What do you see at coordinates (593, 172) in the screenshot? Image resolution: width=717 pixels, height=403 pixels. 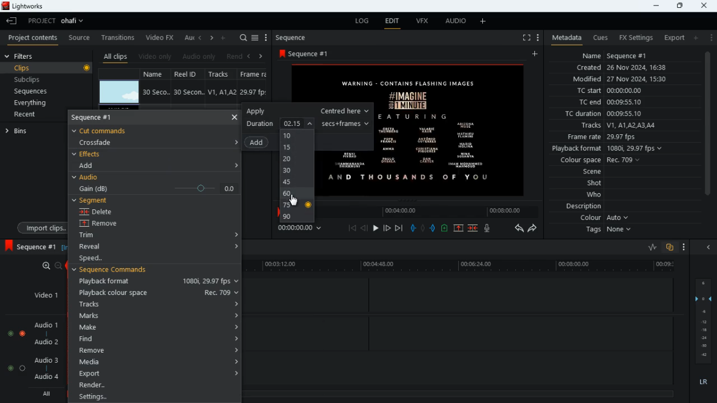 I see `scene` at bounding box center [593, 172].